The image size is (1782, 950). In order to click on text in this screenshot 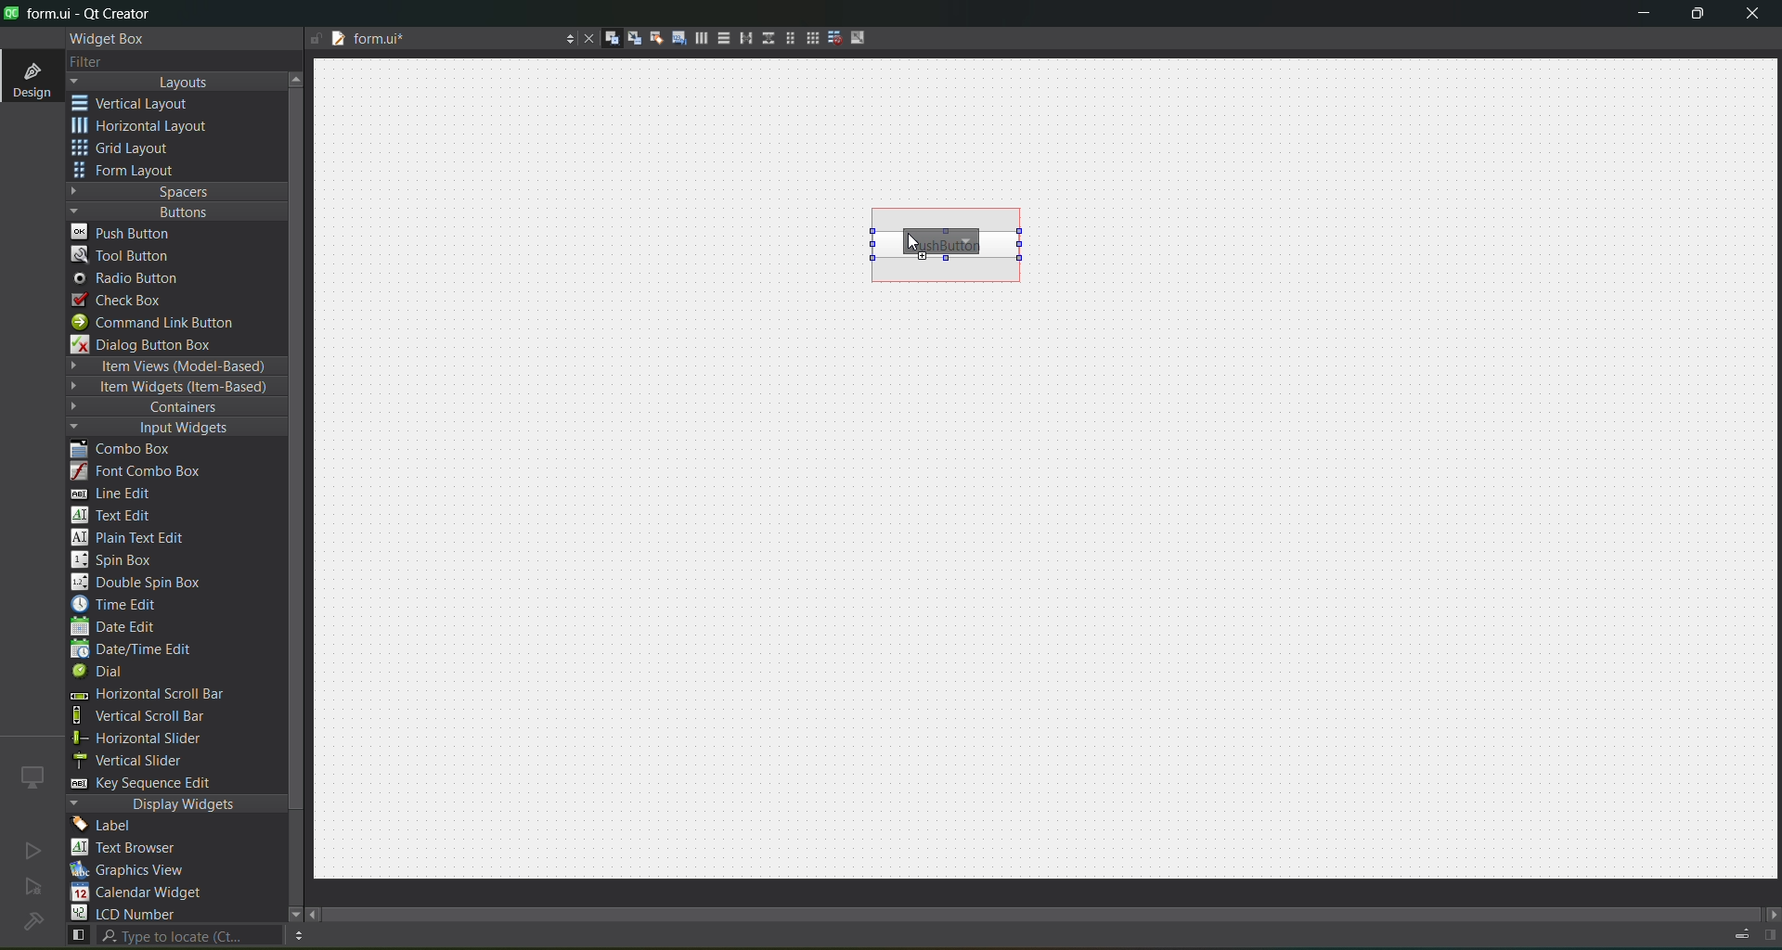, I will do `click(135, 849)`.